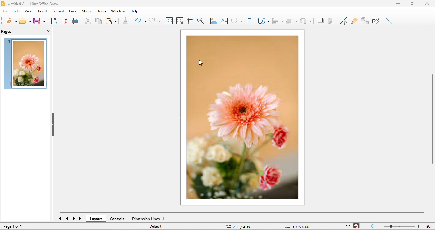 This screenshot has width=435, height=230. What do you see at coordinates (357, 226) in the screenshot?
I see `the document has not been modified since the last save` at bounding box center [357, 226].